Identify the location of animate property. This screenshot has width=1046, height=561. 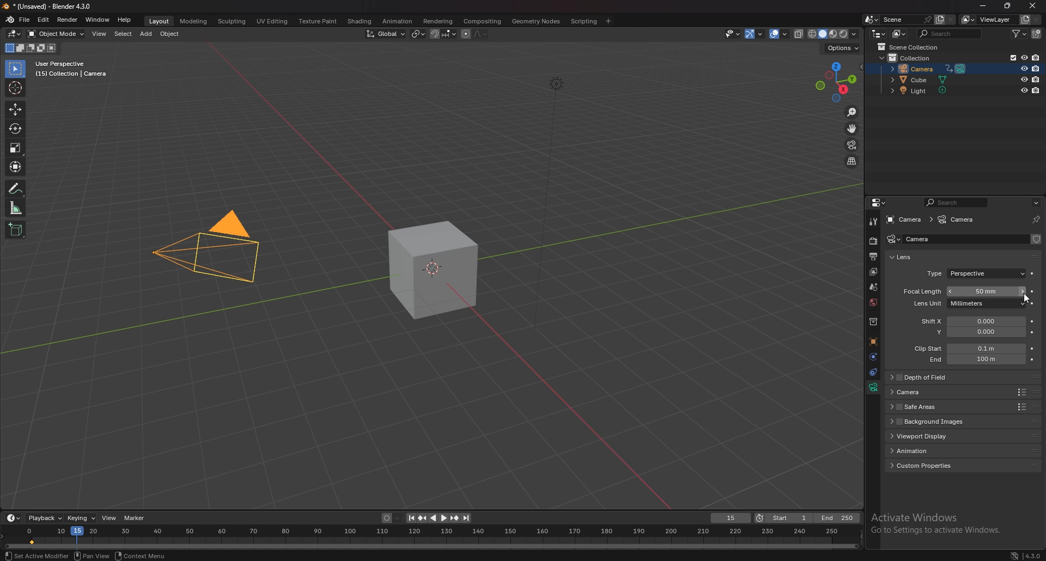
(1032, 292).